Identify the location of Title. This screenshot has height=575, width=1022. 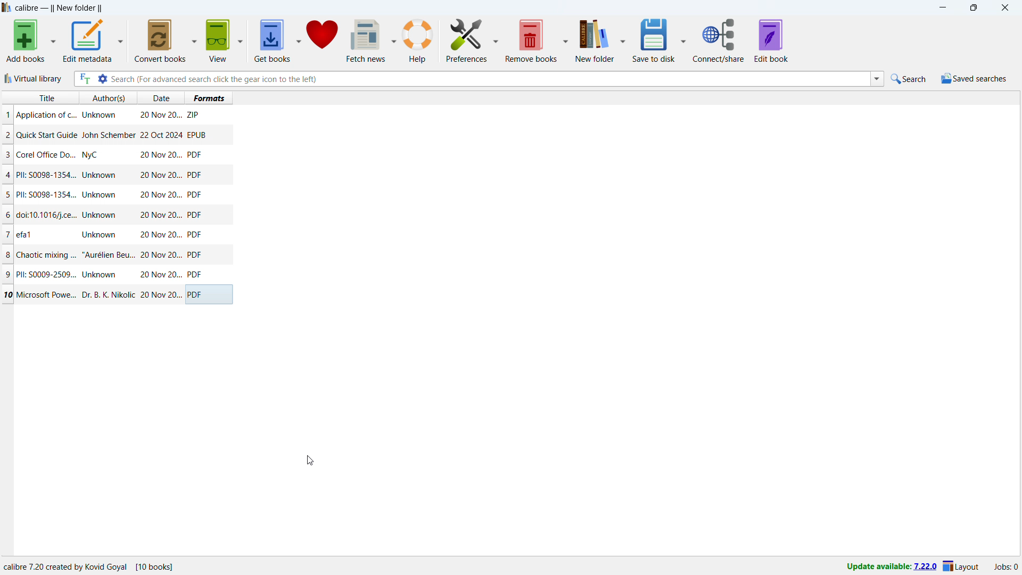
(47, 98).